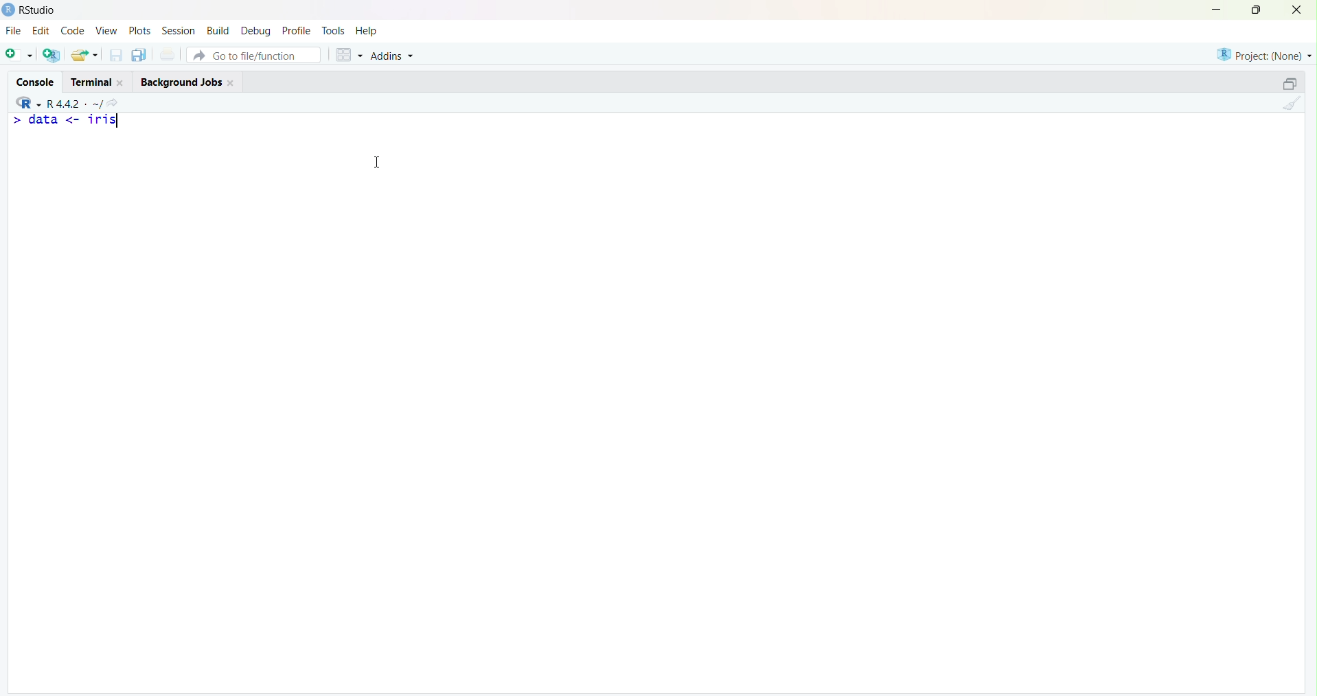  Describe the element at coordinates (296, 30) in the screenshot. I see `Profile` at that location.